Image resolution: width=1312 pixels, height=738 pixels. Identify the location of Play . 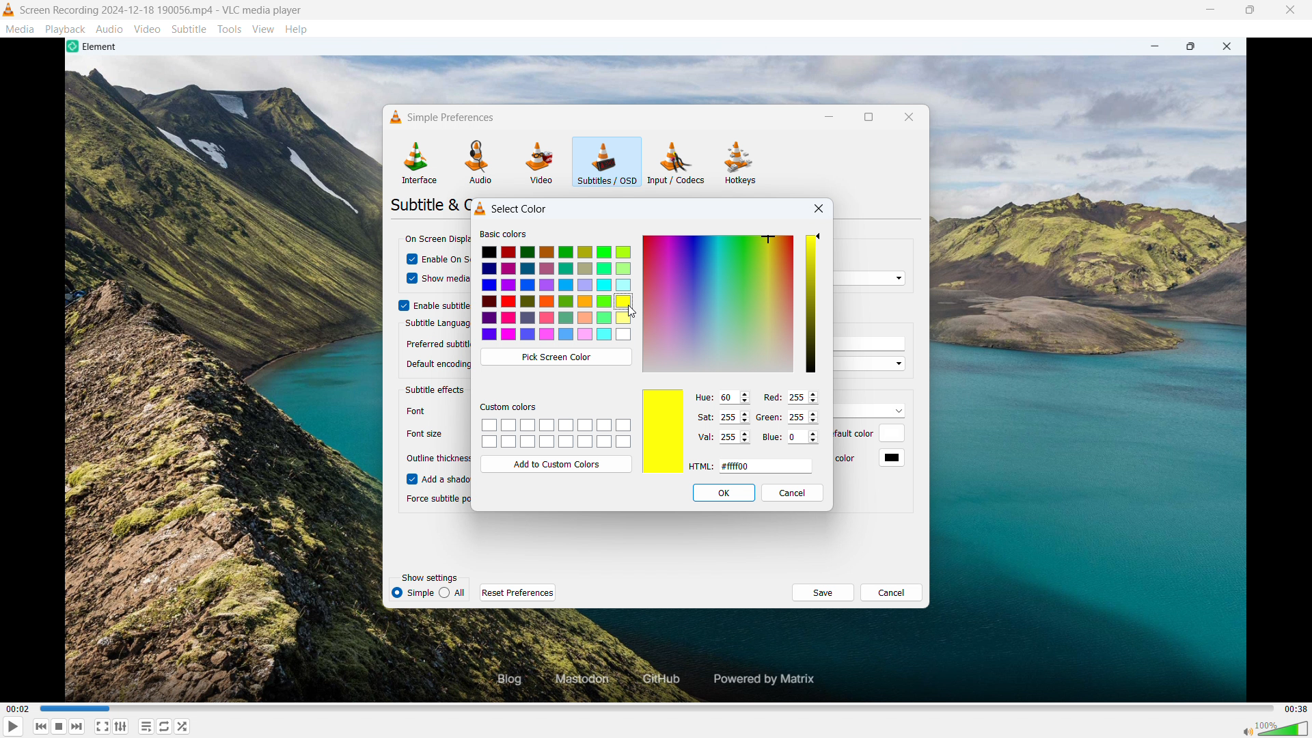
(12, 726).